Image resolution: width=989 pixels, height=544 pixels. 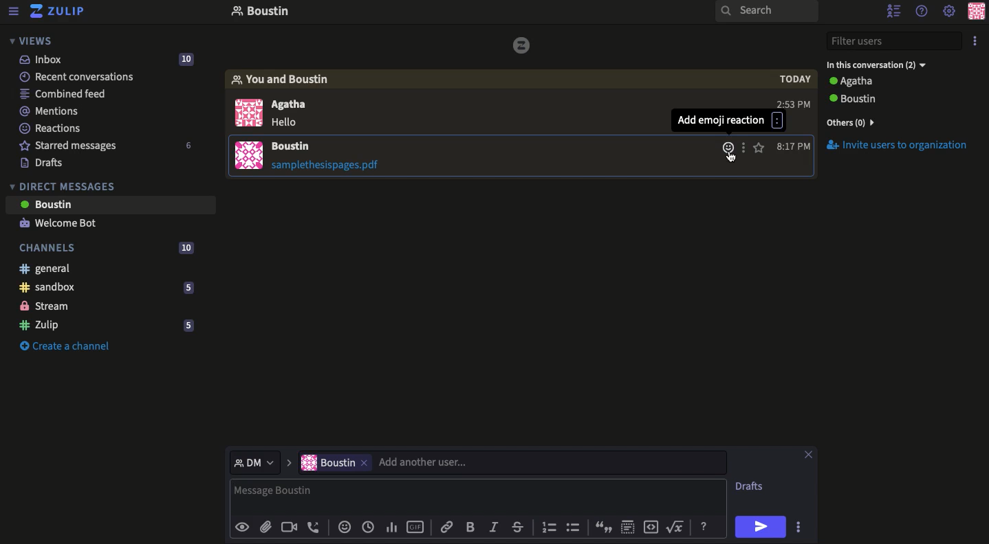 What do you see at coordinates (552, 462) in the screenshot?
I see `add another user` at bounding box center [552, 462].